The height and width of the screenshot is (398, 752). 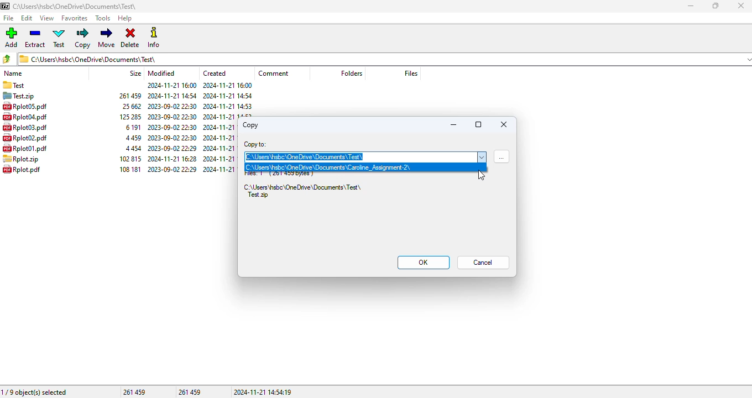 I want to click on C:\Users\hsbc\OneDrive\Documents\Test\Test.zip, so click(x=302, y=191).